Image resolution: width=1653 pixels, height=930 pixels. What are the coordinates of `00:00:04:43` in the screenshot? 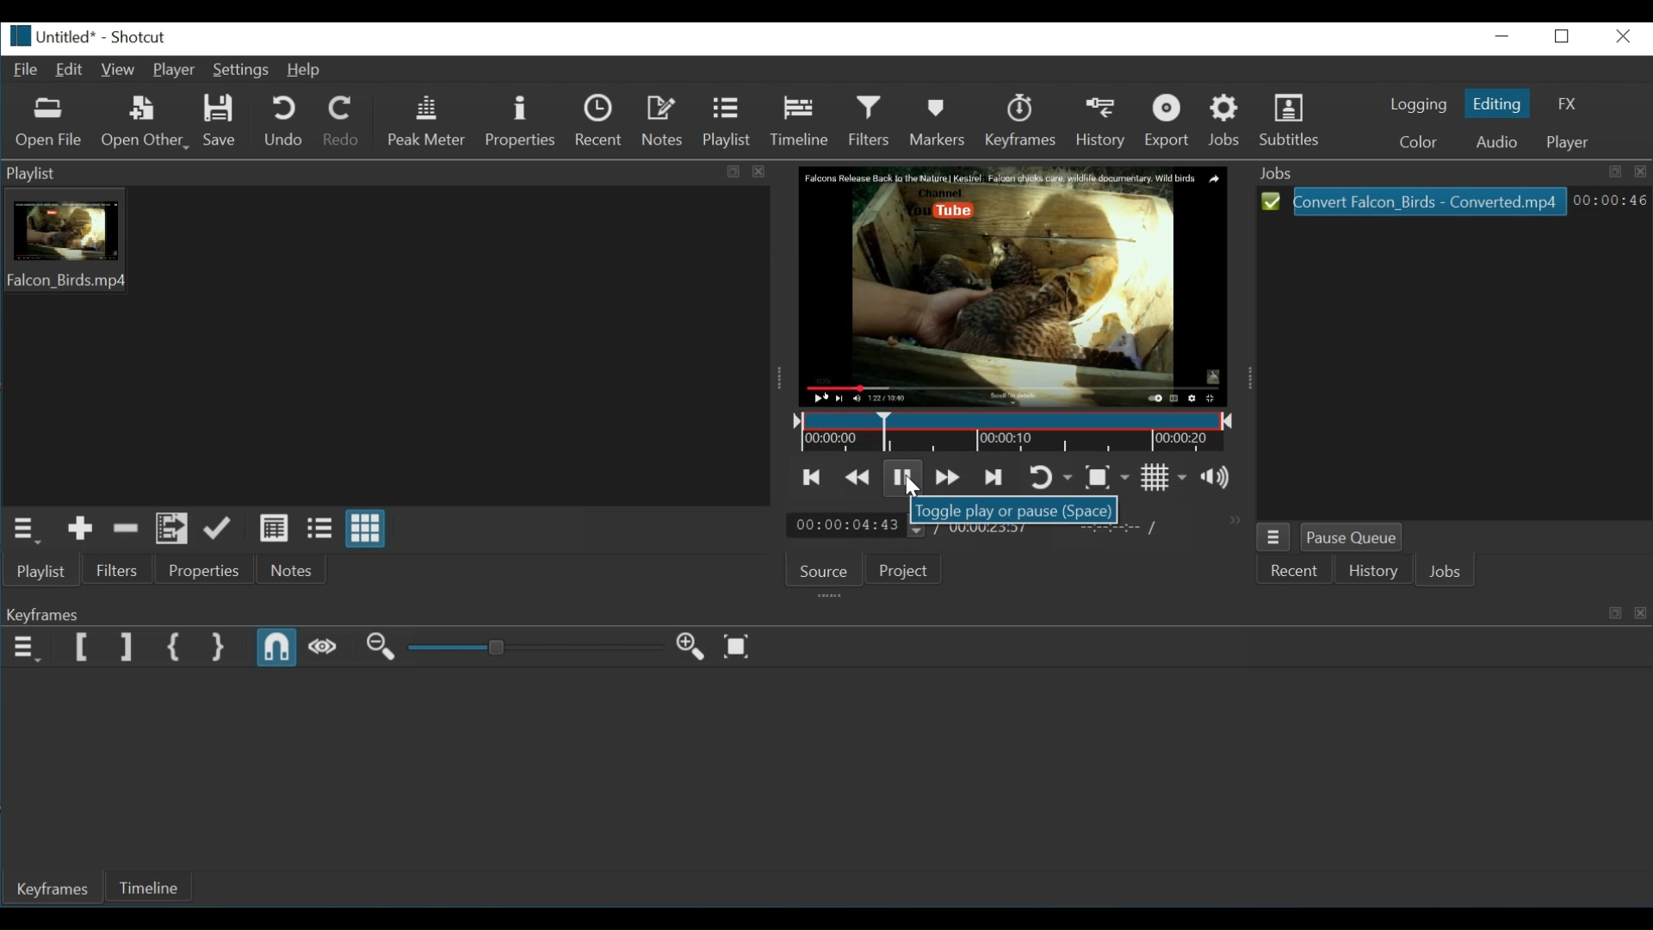 It's located at (845, 524).